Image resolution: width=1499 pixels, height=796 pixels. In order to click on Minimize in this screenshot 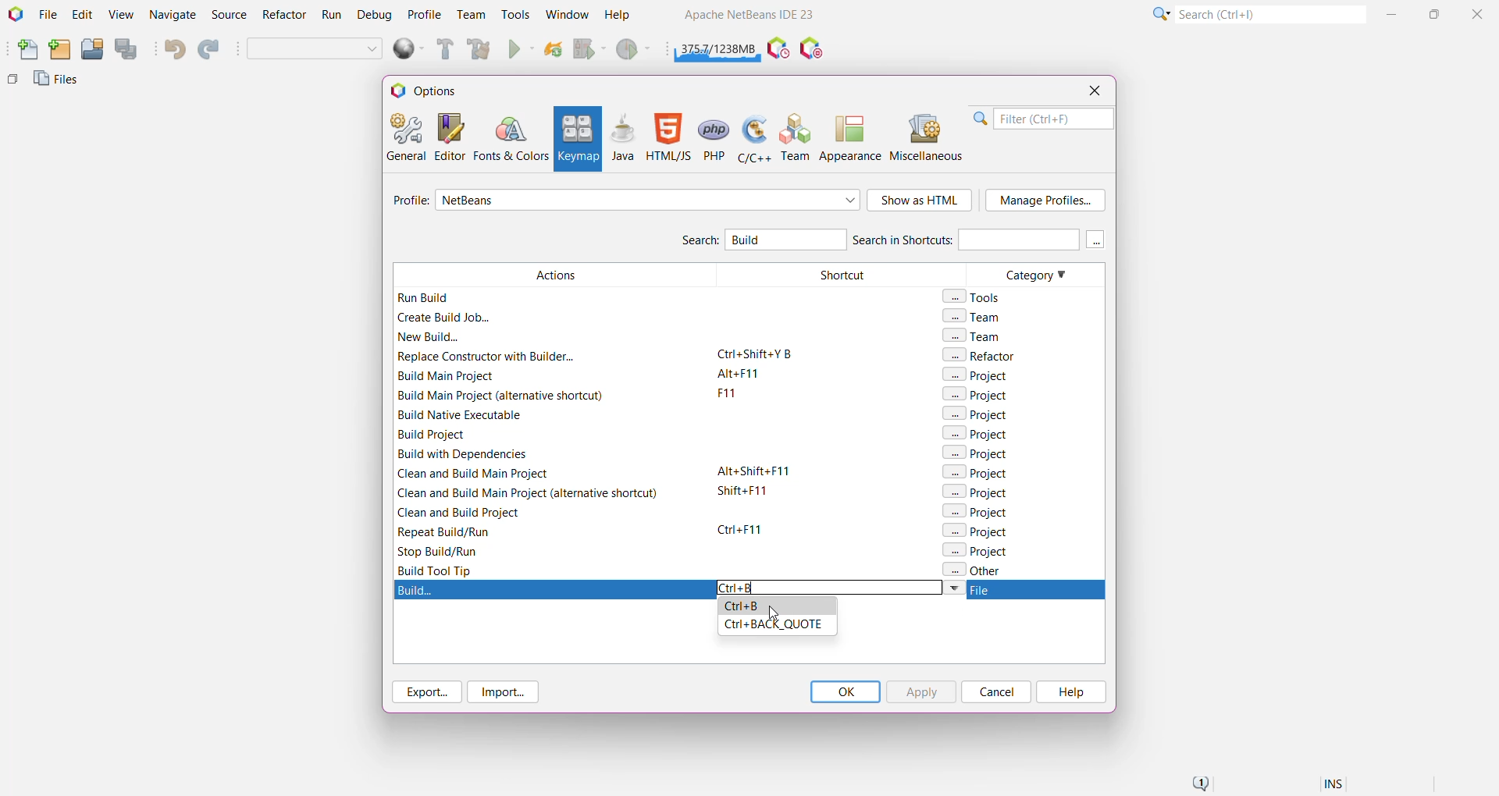, I will do `click(1394, 14)`.